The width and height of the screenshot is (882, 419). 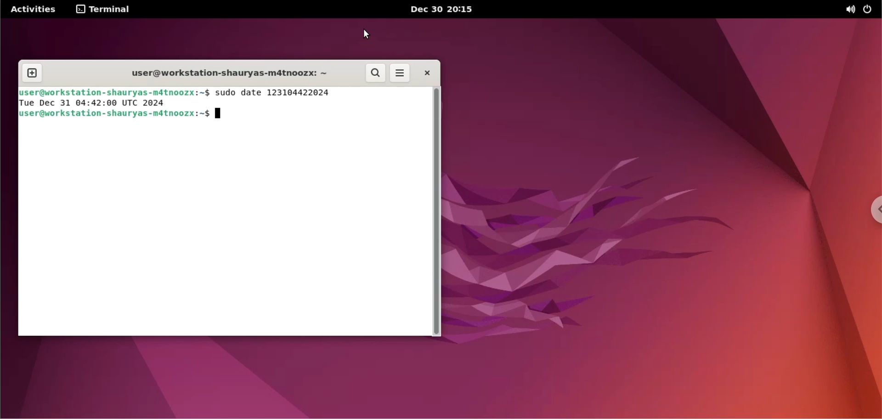 What do you see at coordinates (115, 114) in the screenshot?
I see `Quser@workstation-shau ryas-m4tnoozx:~$ ` at bounding box center [115, 114].